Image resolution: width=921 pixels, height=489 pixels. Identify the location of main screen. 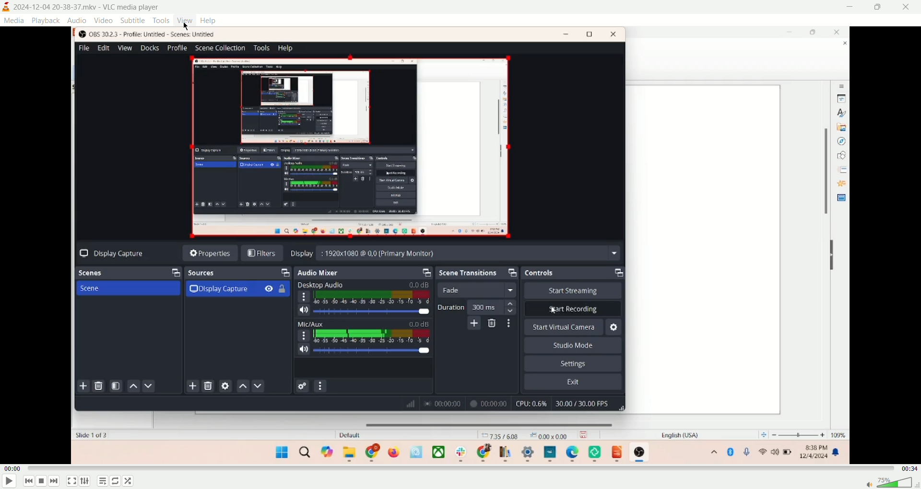
(460, 244).